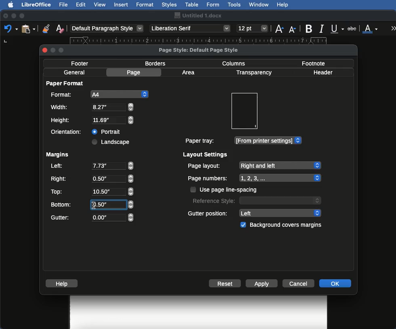  What do you see at coordinates (254, 165) in the screenshot?
I see `Page layout` at bounding box center [254, 165].